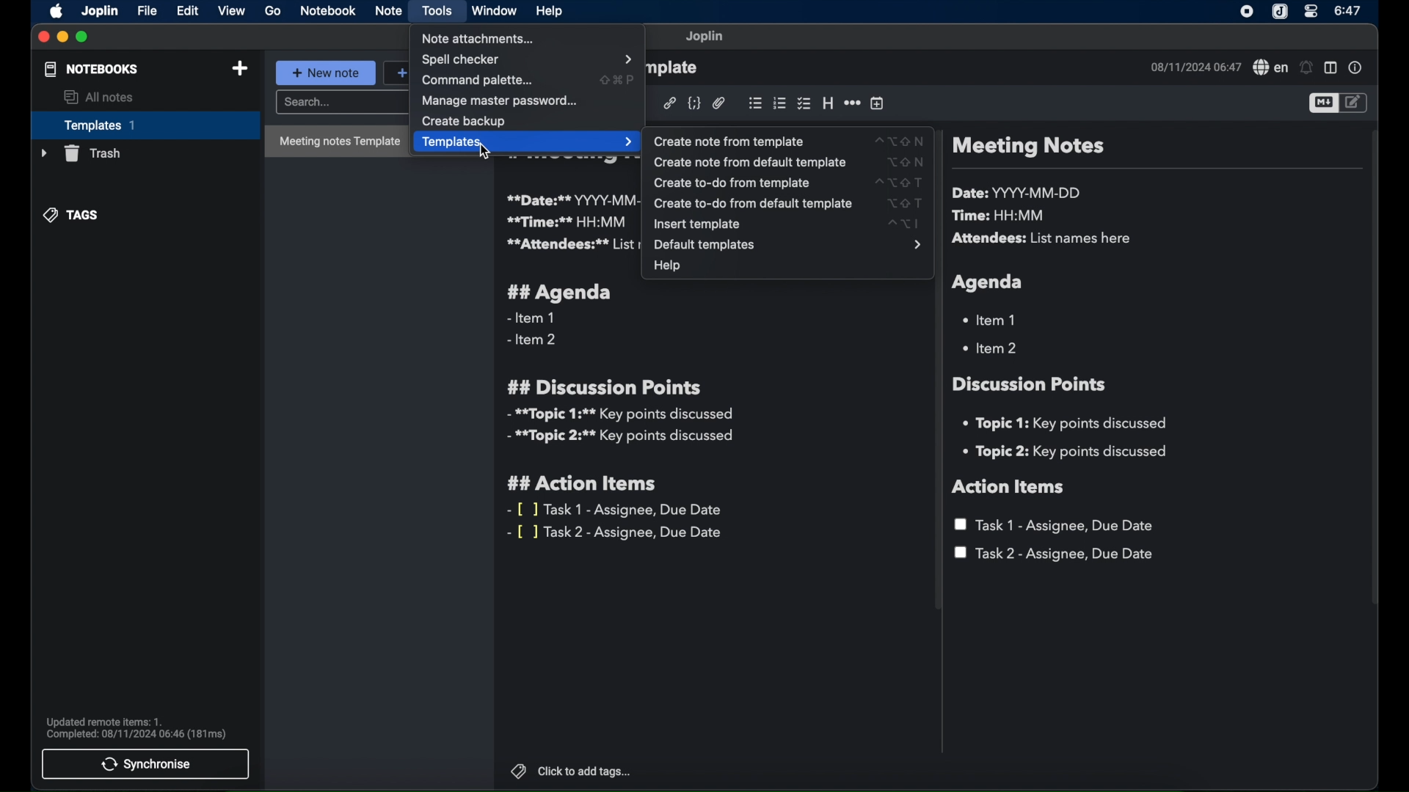 The image size is (1409, 792). Describe the element at coordinates (784, 183) in the screenshot. I see `create to do from template` at that location.